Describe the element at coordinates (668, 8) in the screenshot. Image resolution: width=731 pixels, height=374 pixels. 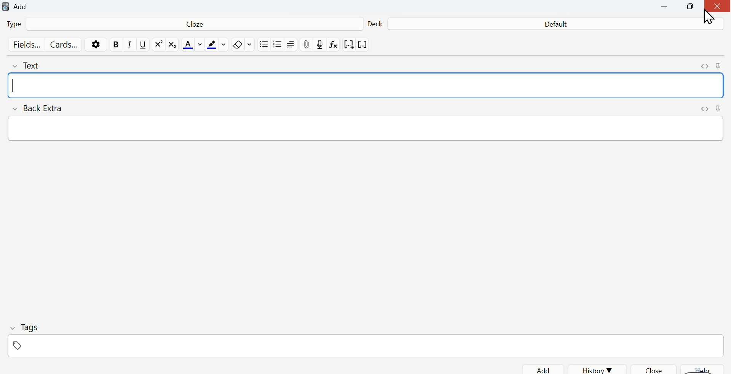
I see `Minimize` at that location.